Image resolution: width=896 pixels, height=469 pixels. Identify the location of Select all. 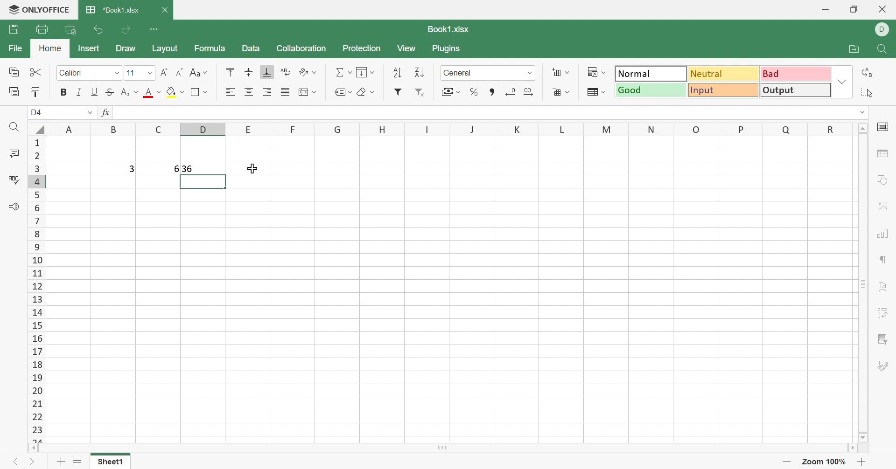
(867, 91).